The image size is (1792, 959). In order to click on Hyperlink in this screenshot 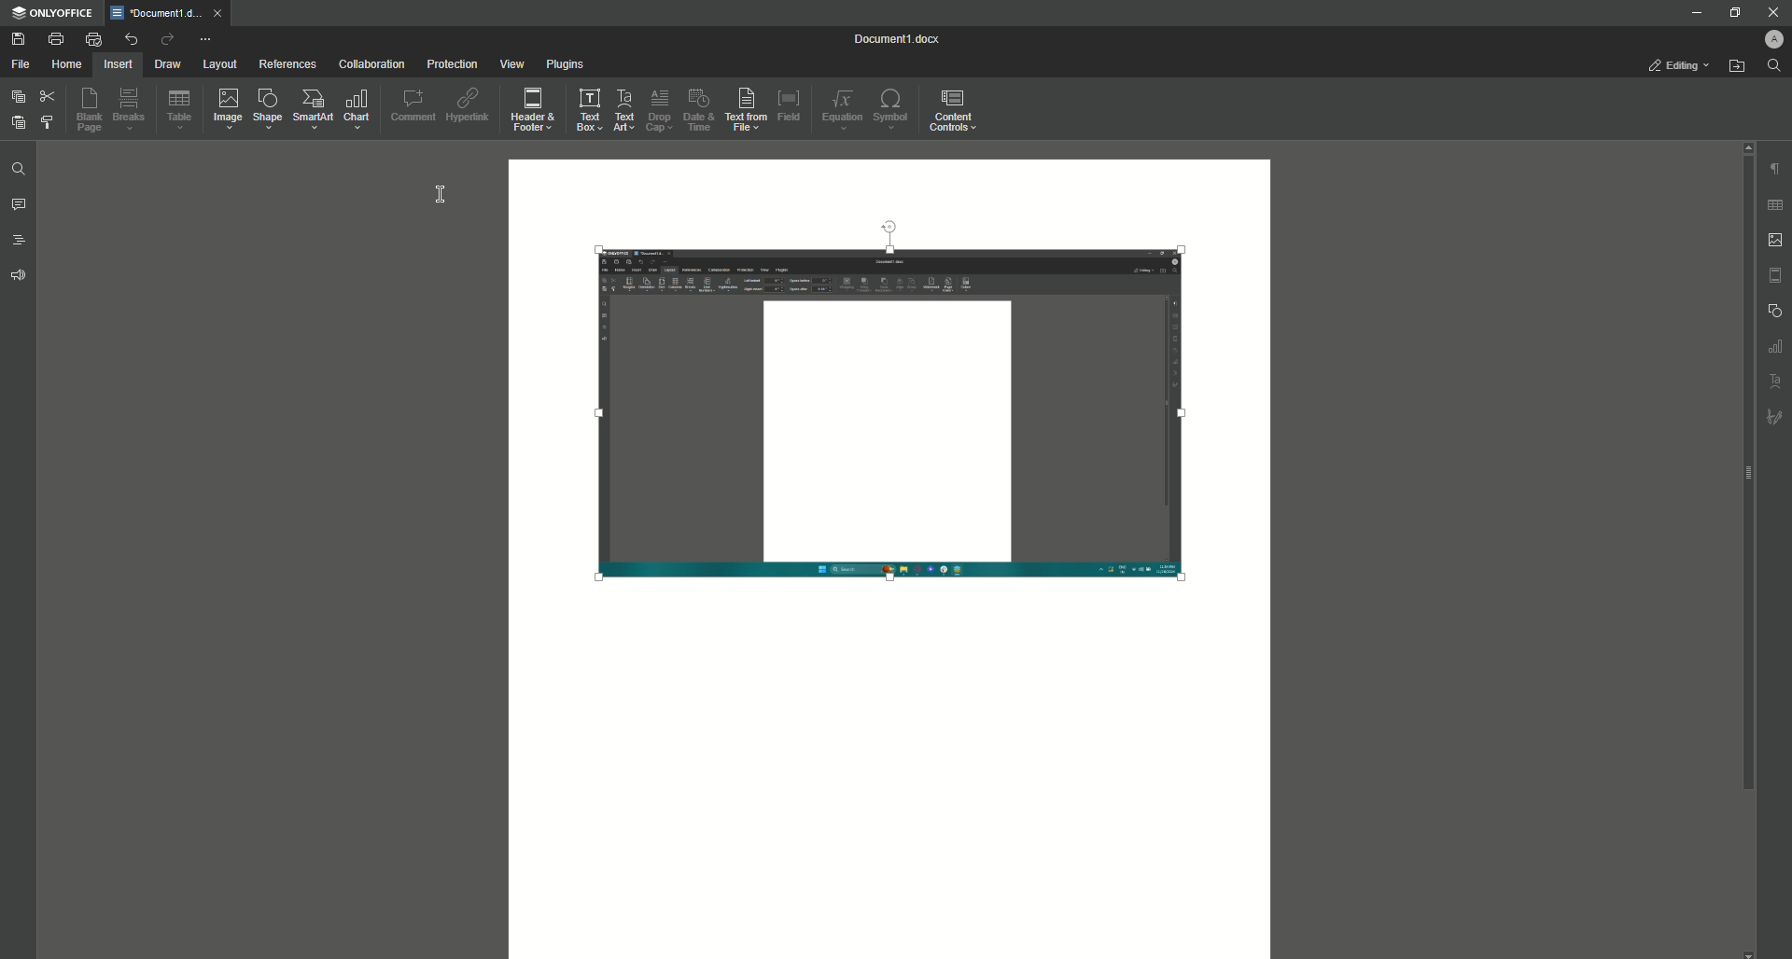, I will do `click(471, 105)`.